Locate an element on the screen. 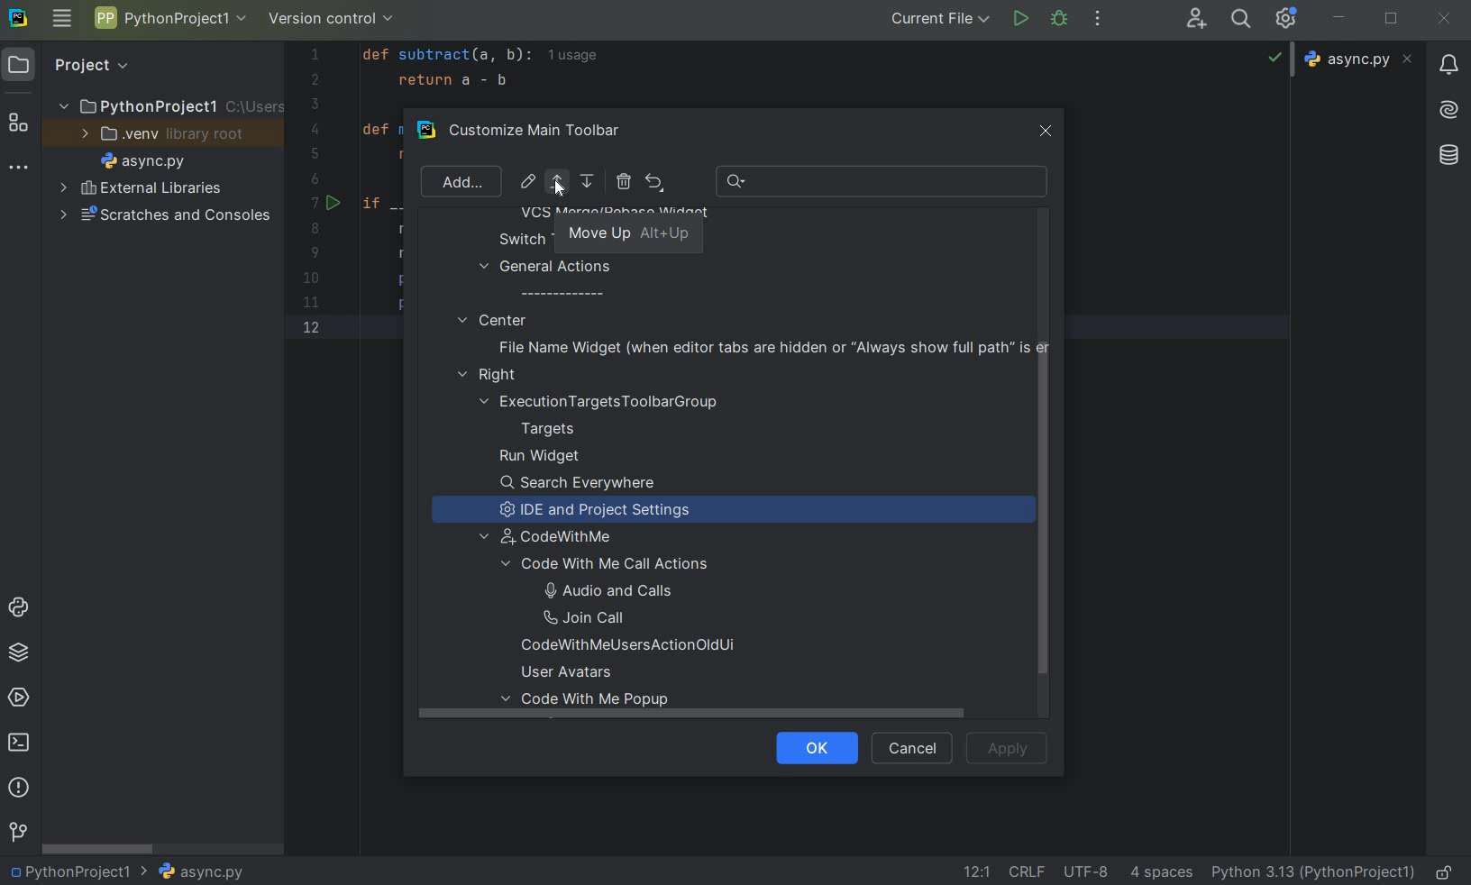 Image resolution: width=1471 pixels, height=885 pixels. search everywhere is located at coordinates (579, 484).